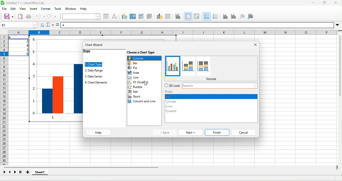 This screenshot has width=342, height=181. What do you see at coordinates (149, 17) in the screenshot?
I see `3d view` at bounding box center [149, 17].